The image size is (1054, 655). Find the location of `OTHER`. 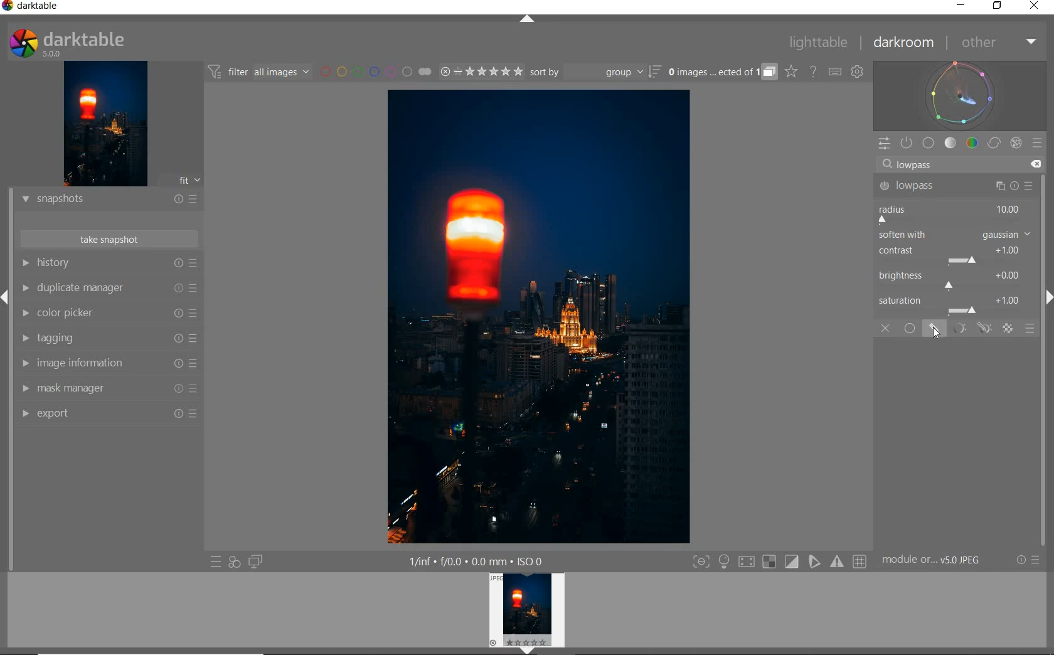

OTHER is located at coordinates (998, 43).